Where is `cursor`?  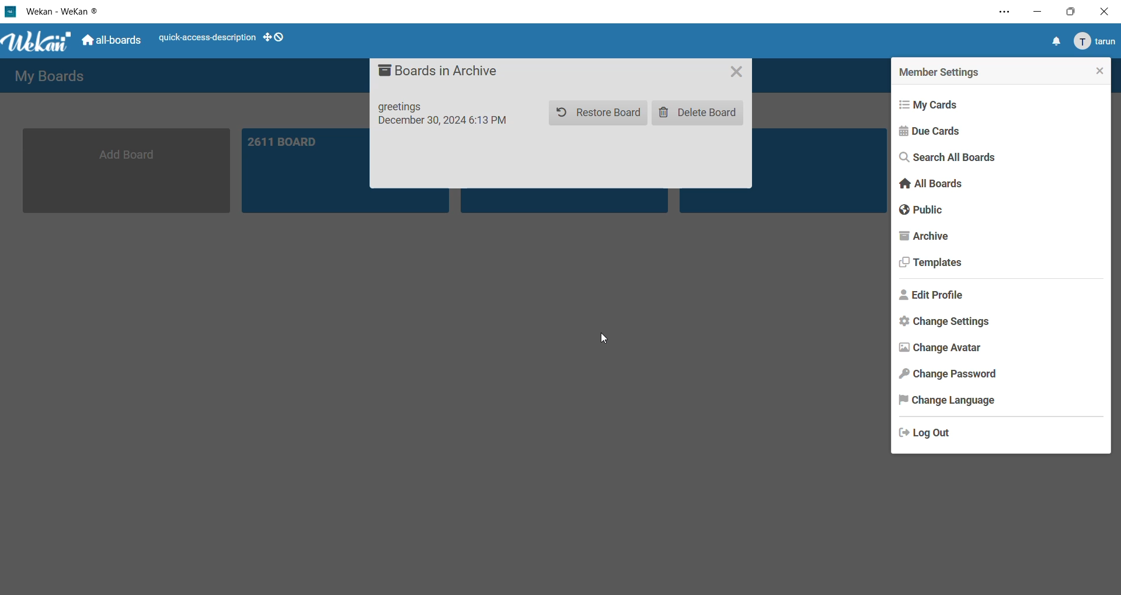
cursor is located at coordinates (603, 340).